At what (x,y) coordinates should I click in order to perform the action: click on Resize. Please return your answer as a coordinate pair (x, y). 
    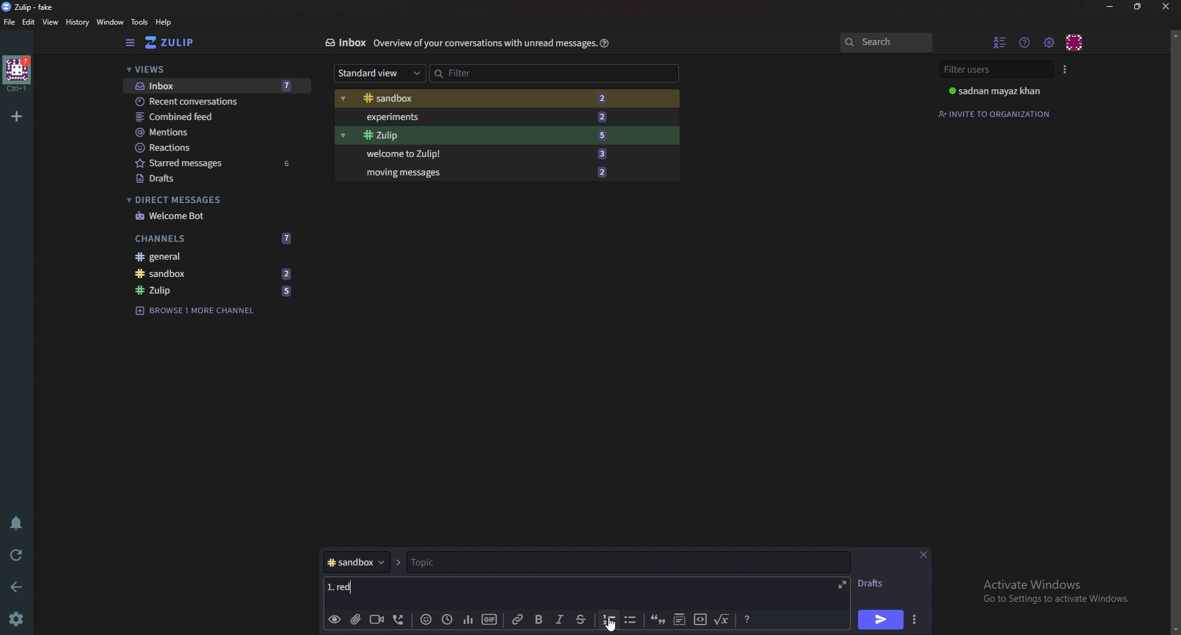
    Looking at the image, I should click on (1138, 7).